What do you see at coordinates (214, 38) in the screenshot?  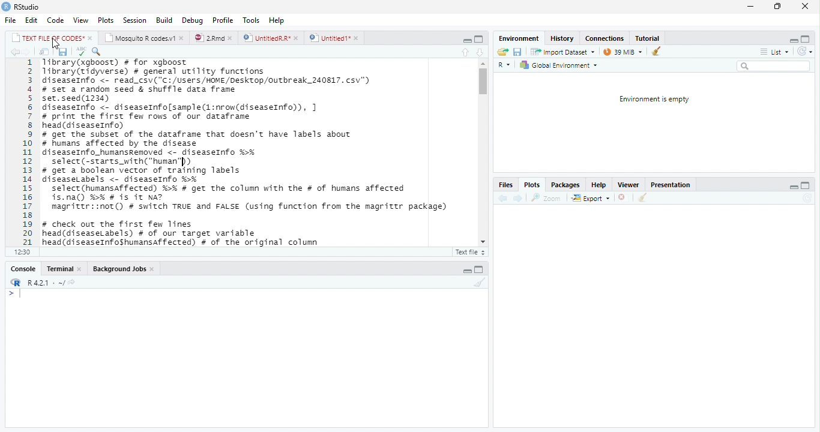 I see `2.Rmd` at bounding box center [214, 38].